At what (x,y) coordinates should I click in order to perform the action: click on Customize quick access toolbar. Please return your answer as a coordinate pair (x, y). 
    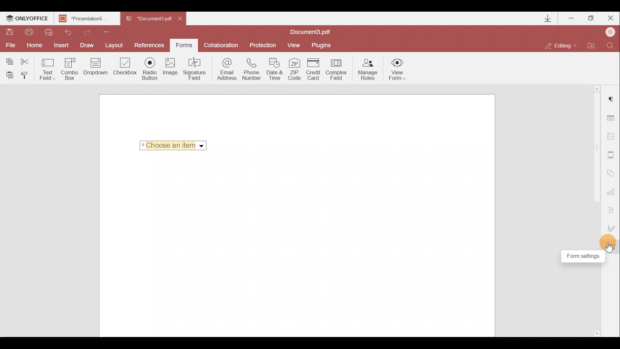
    Looking at the image, I should click on (104, 31).